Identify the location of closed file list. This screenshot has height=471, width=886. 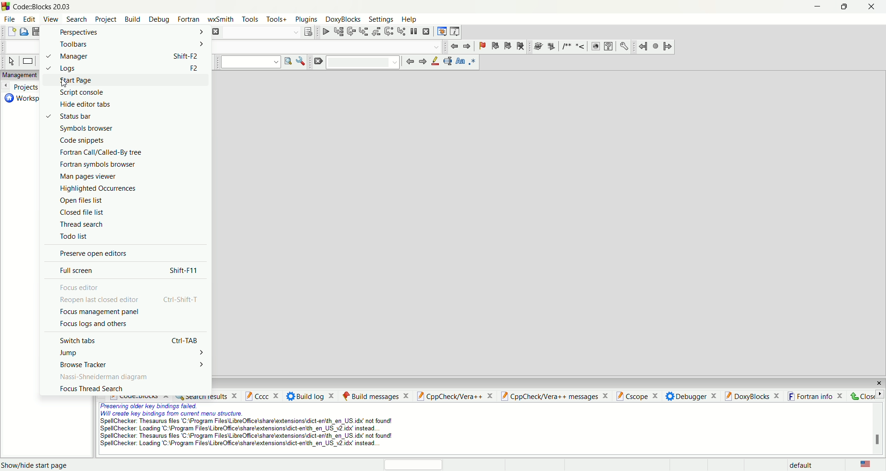
(79, 214).